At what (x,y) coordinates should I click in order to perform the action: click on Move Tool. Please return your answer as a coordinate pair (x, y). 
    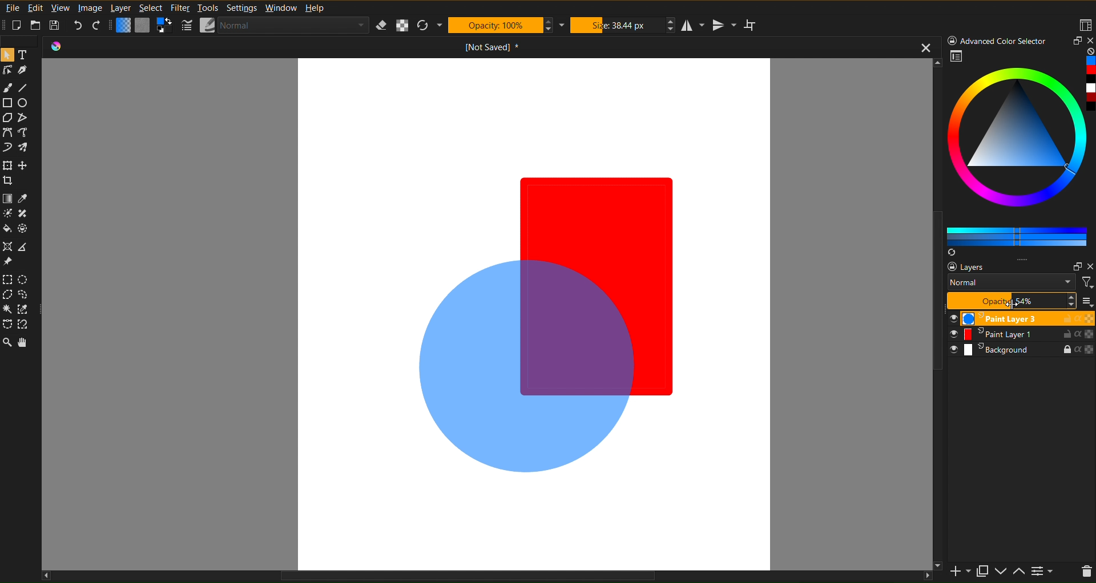
    Looking at the image, I should click on (25, 165).